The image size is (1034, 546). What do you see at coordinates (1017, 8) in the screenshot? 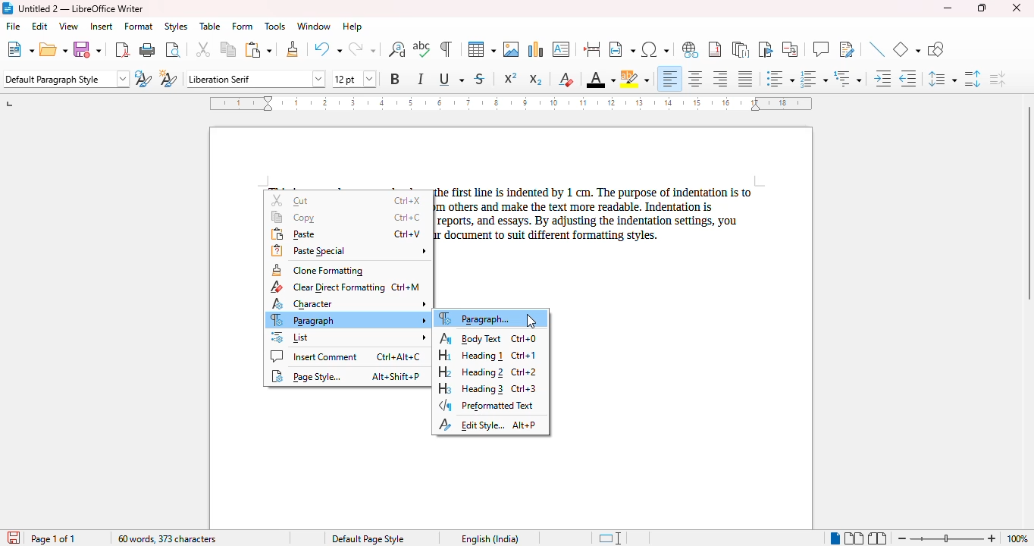
I see `close` at bounding box center [1017, 8].